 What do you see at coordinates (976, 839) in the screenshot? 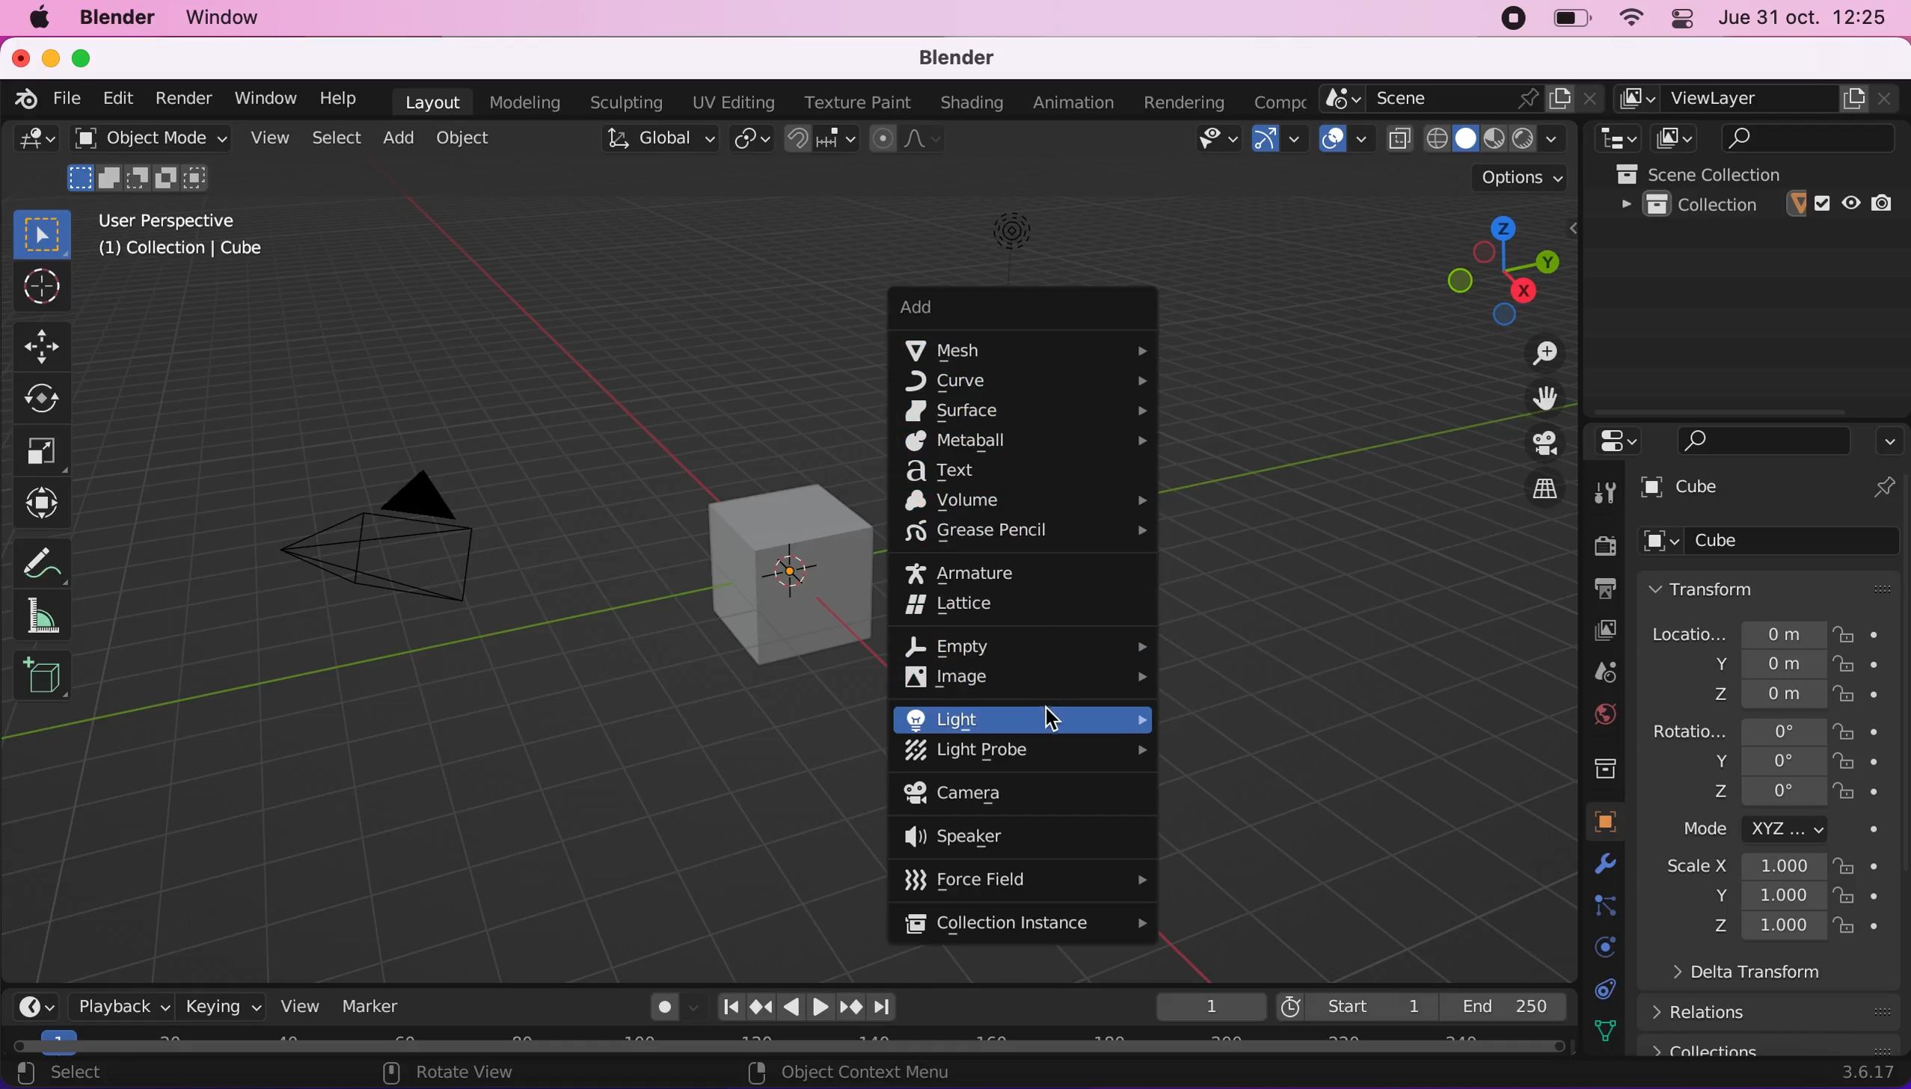
I see `speaker` at bounding box center [976, 839].